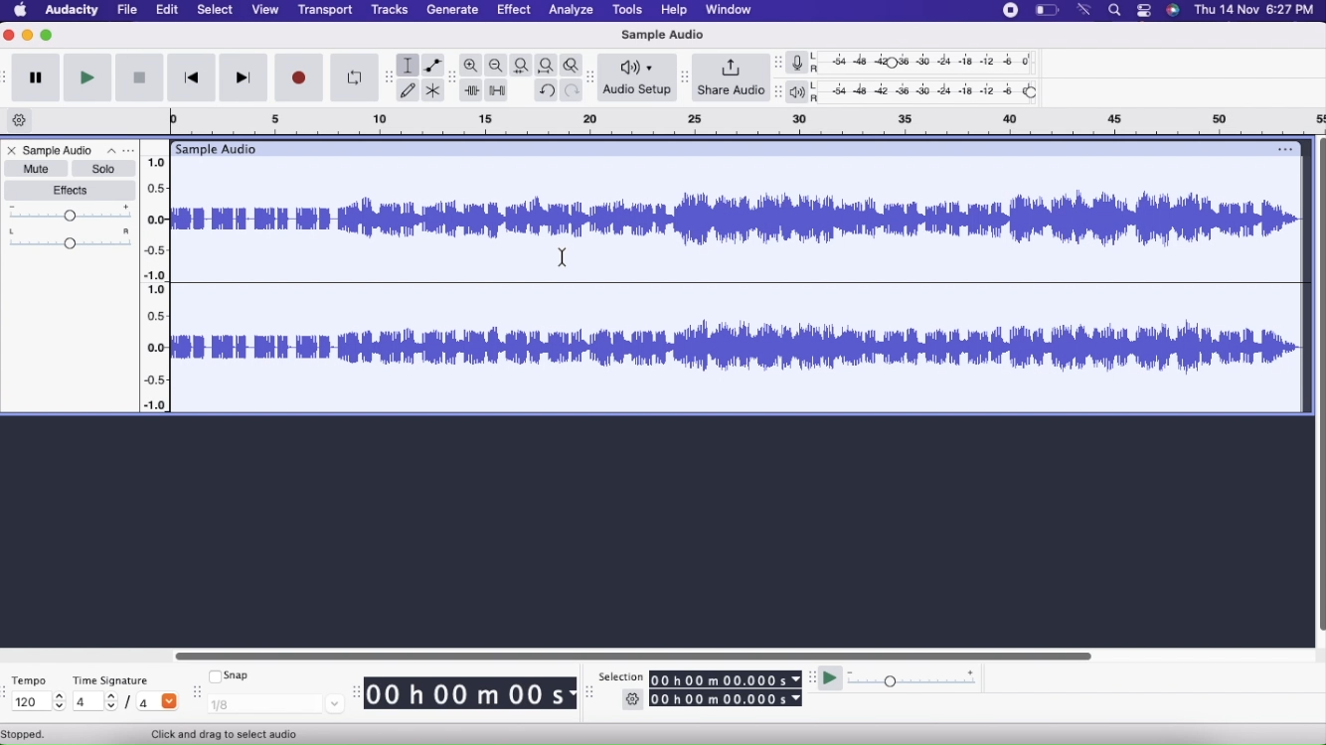  I want to click on Maximize, so click(48, 37).